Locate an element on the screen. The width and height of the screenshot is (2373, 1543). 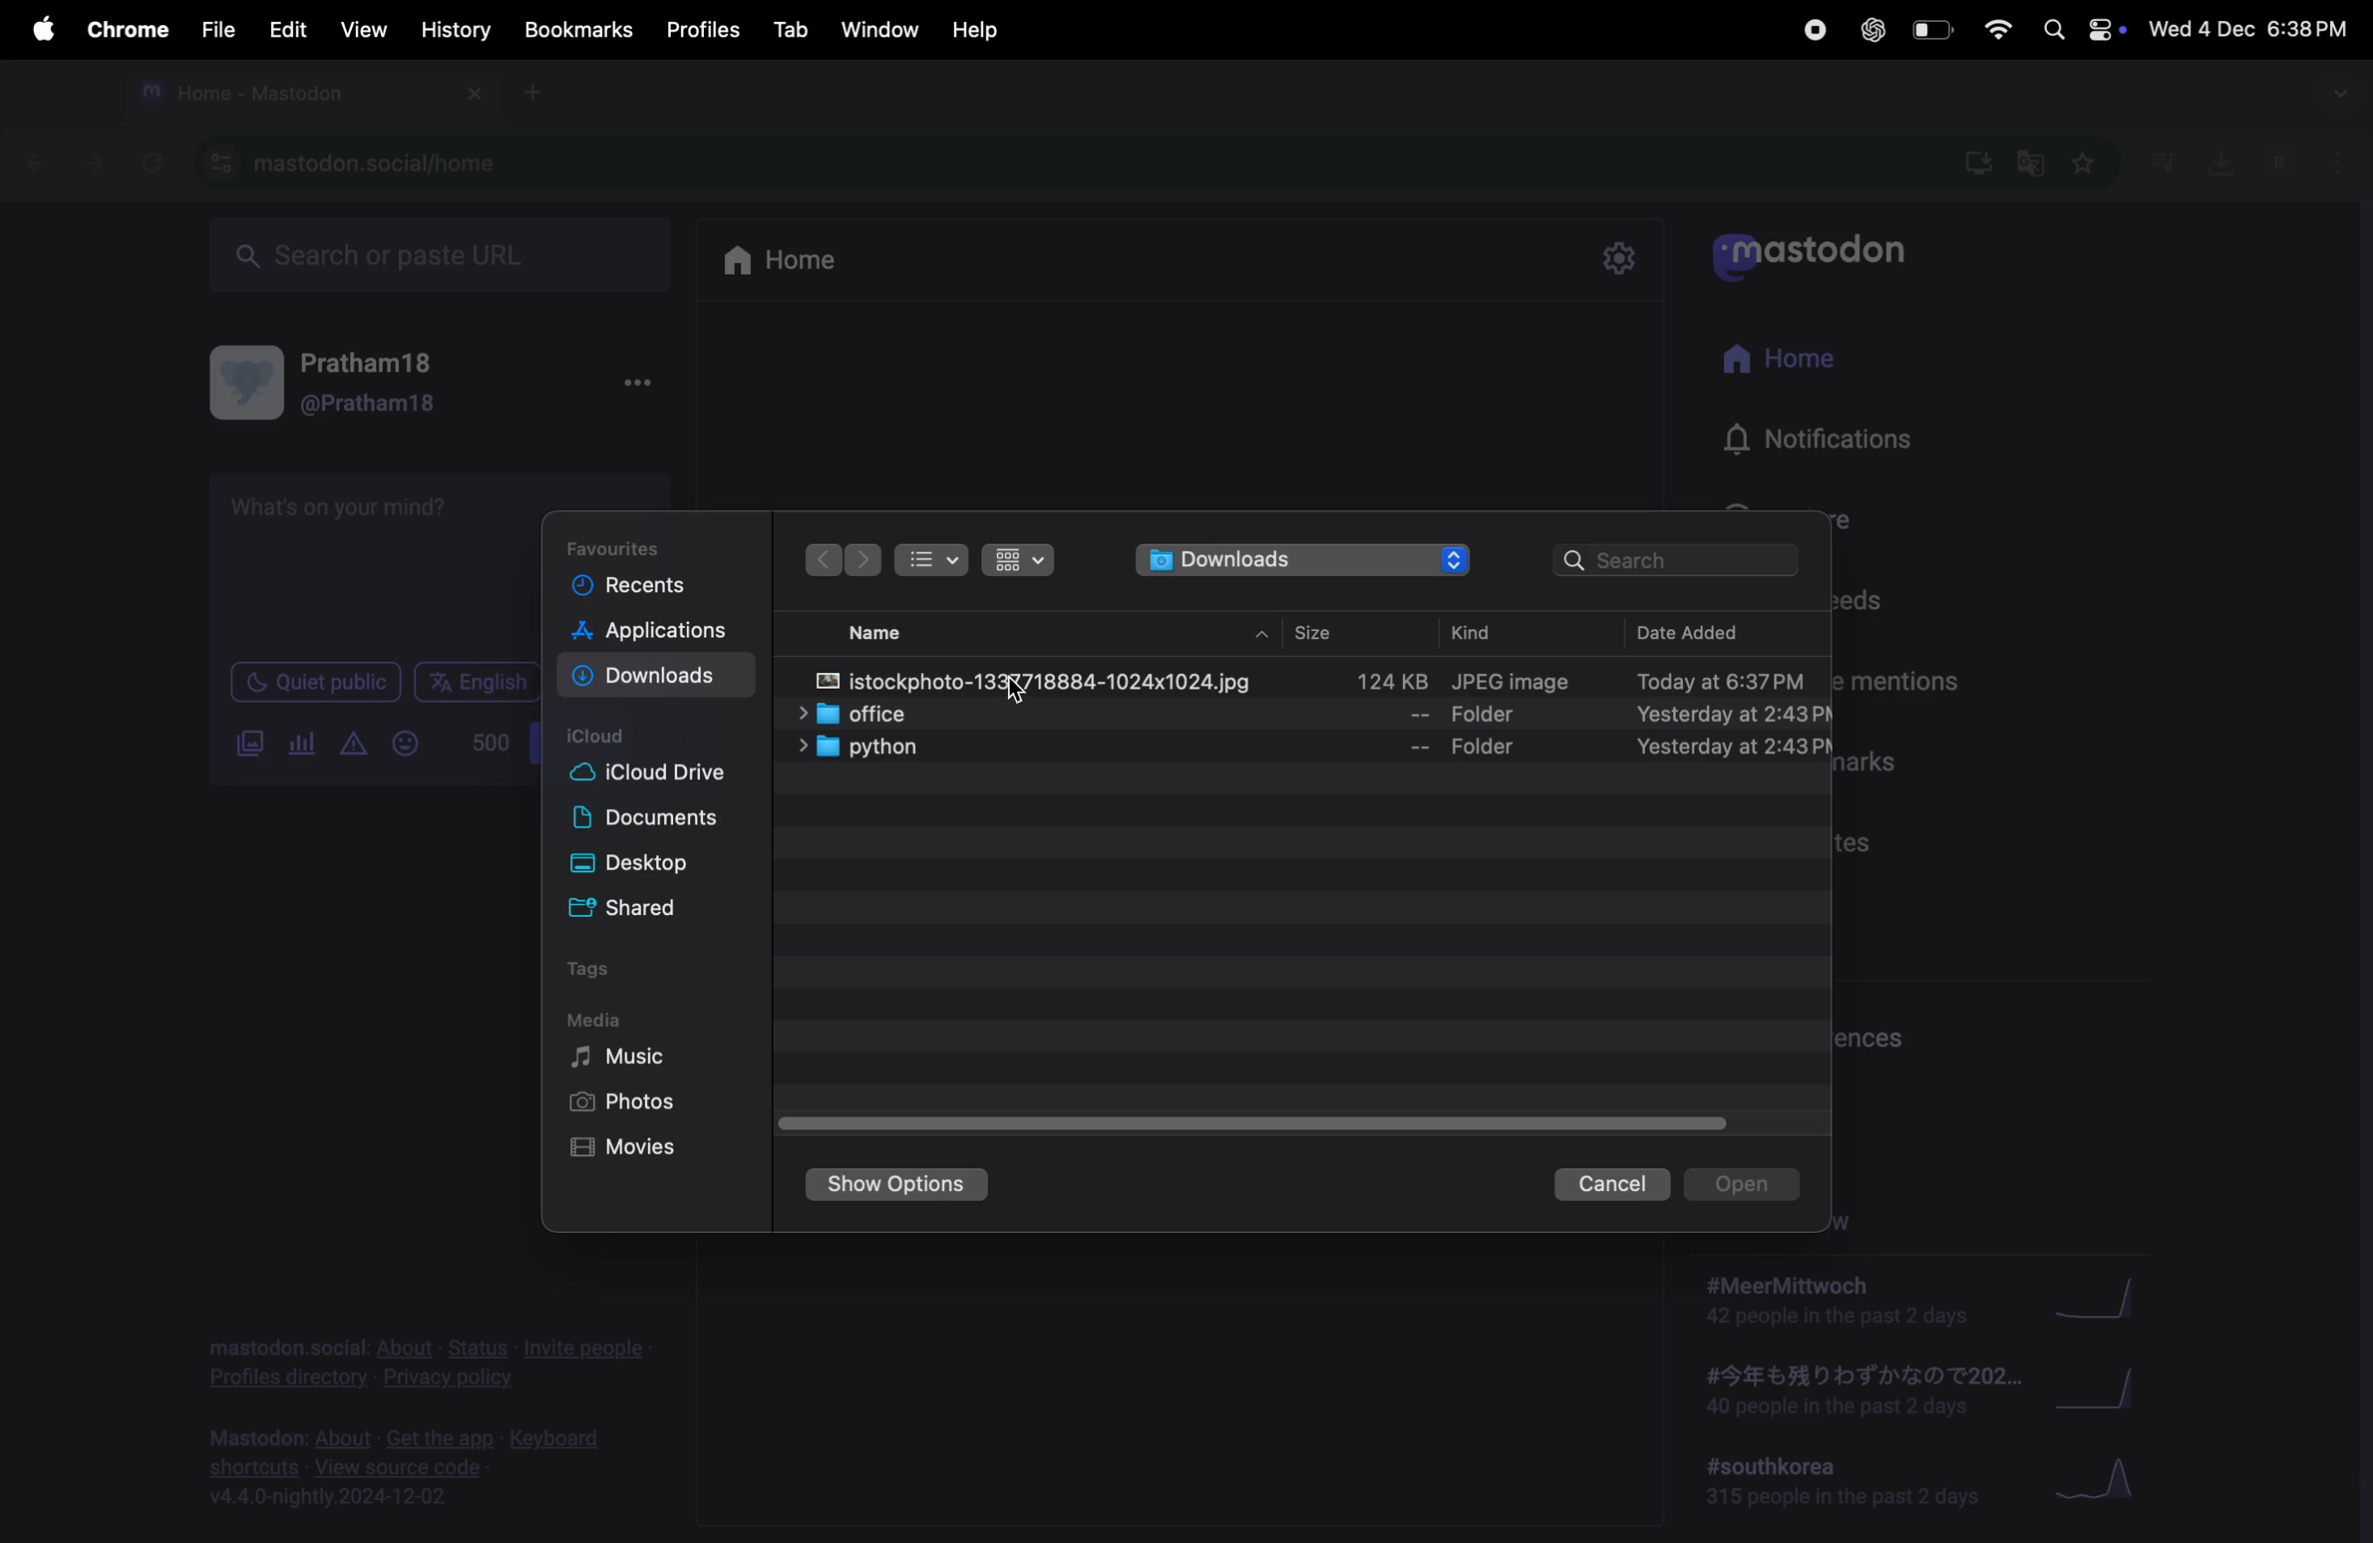
user profile is located at coordinates (348, 380).